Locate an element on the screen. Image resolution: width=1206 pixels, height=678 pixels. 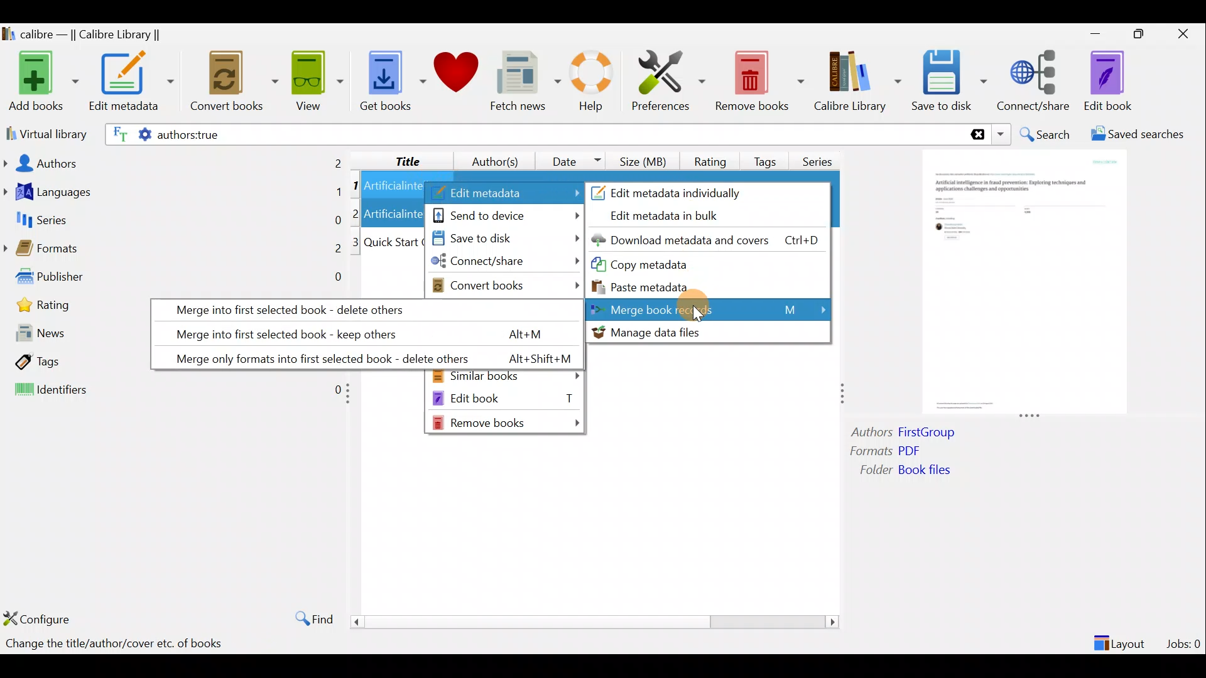
Identifiers is located at coordinates (171, 390).